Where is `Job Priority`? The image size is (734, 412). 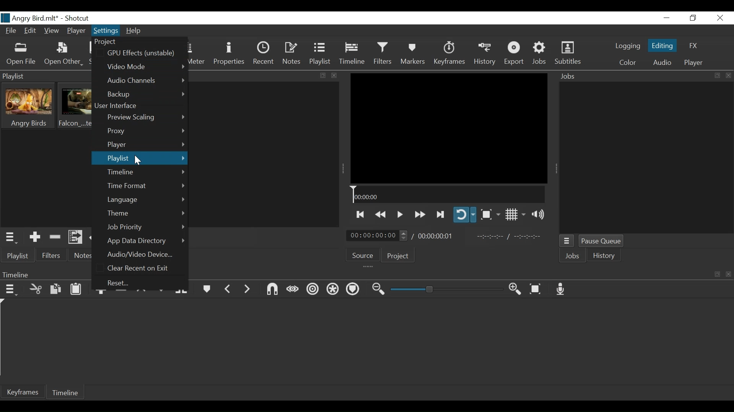 Job Priority is located at coordinates (146, 227).